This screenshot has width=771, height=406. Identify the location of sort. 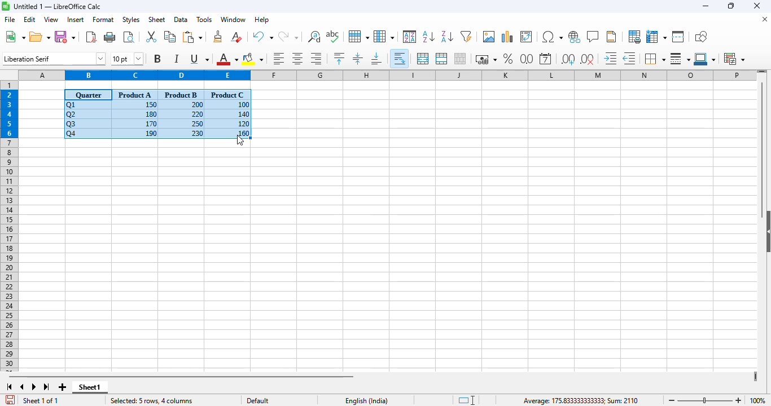
(410, 37).